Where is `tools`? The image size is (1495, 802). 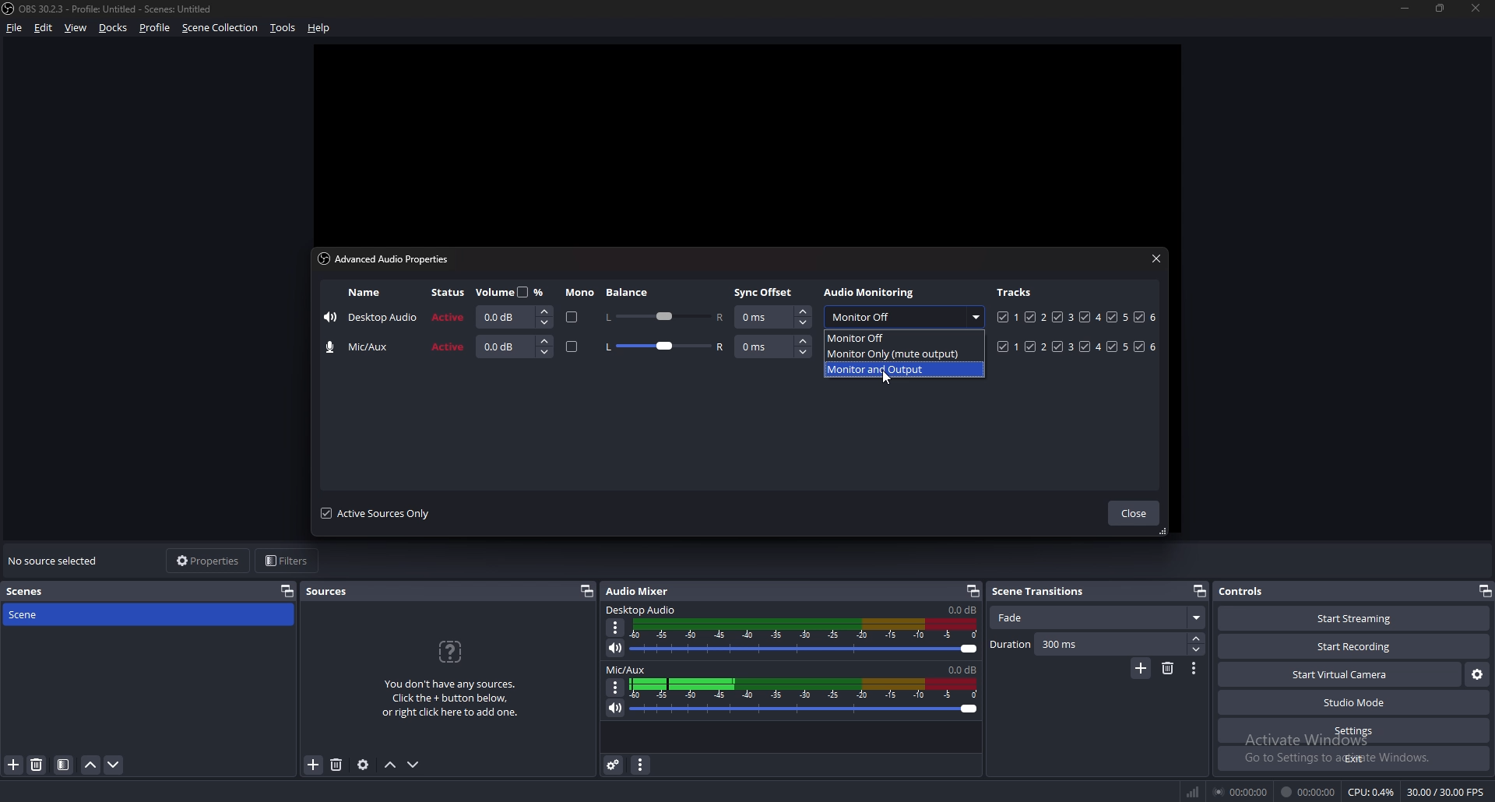 tools is located at coordinates (282, 29).